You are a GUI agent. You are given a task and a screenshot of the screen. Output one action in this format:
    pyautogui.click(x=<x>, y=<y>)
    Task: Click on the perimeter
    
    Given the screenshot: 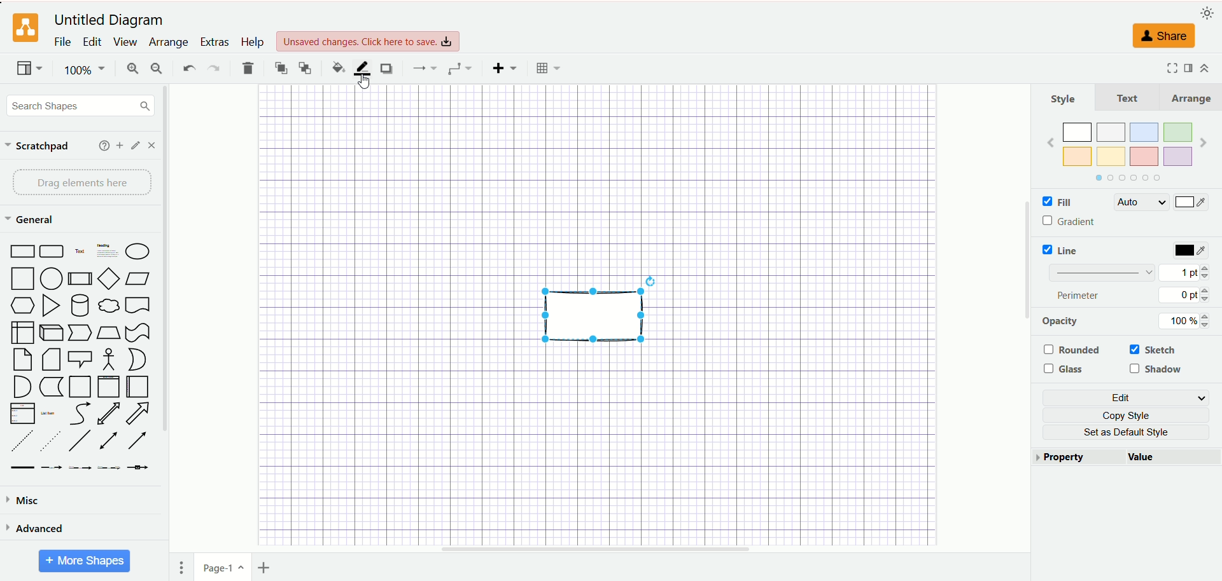 What is the action you would take?
    pyautogui.click(x=1079, y=296)
    